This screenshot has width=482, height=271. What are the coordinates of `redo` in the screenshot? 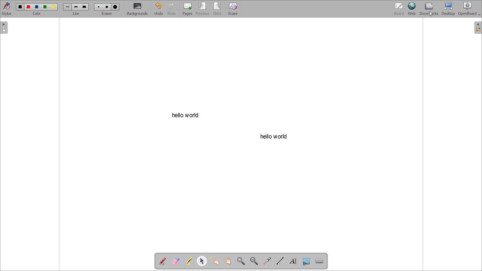 It's located at (172, 9).